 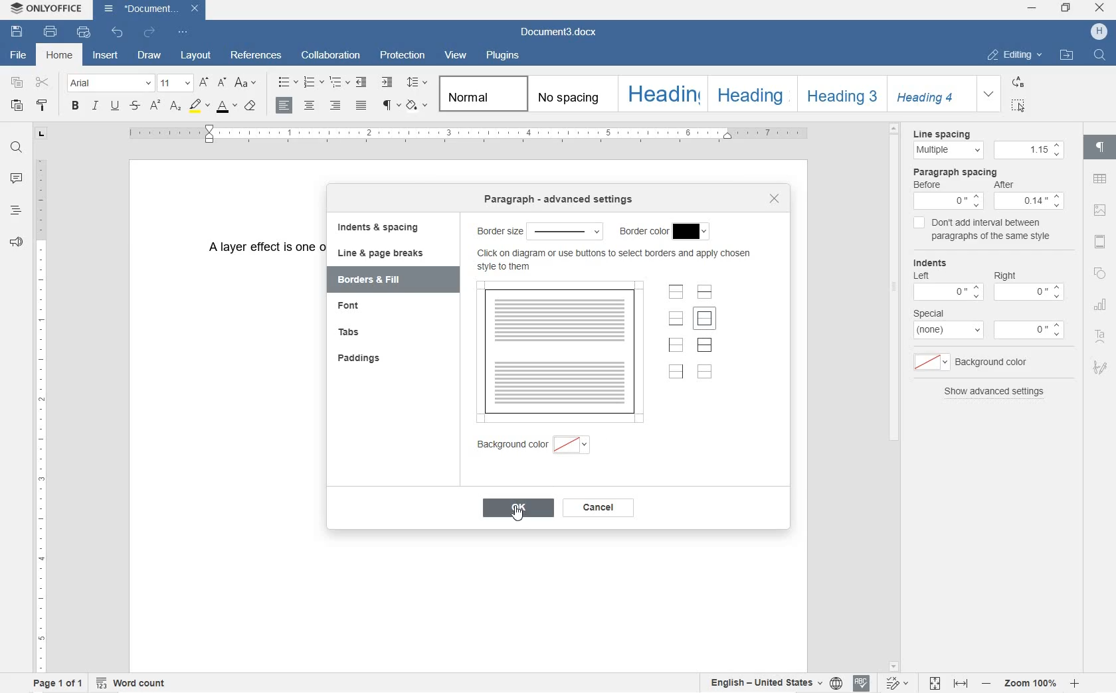 I want to click on FIT PAGE OR WIDTH, so click(x=949, y=684).